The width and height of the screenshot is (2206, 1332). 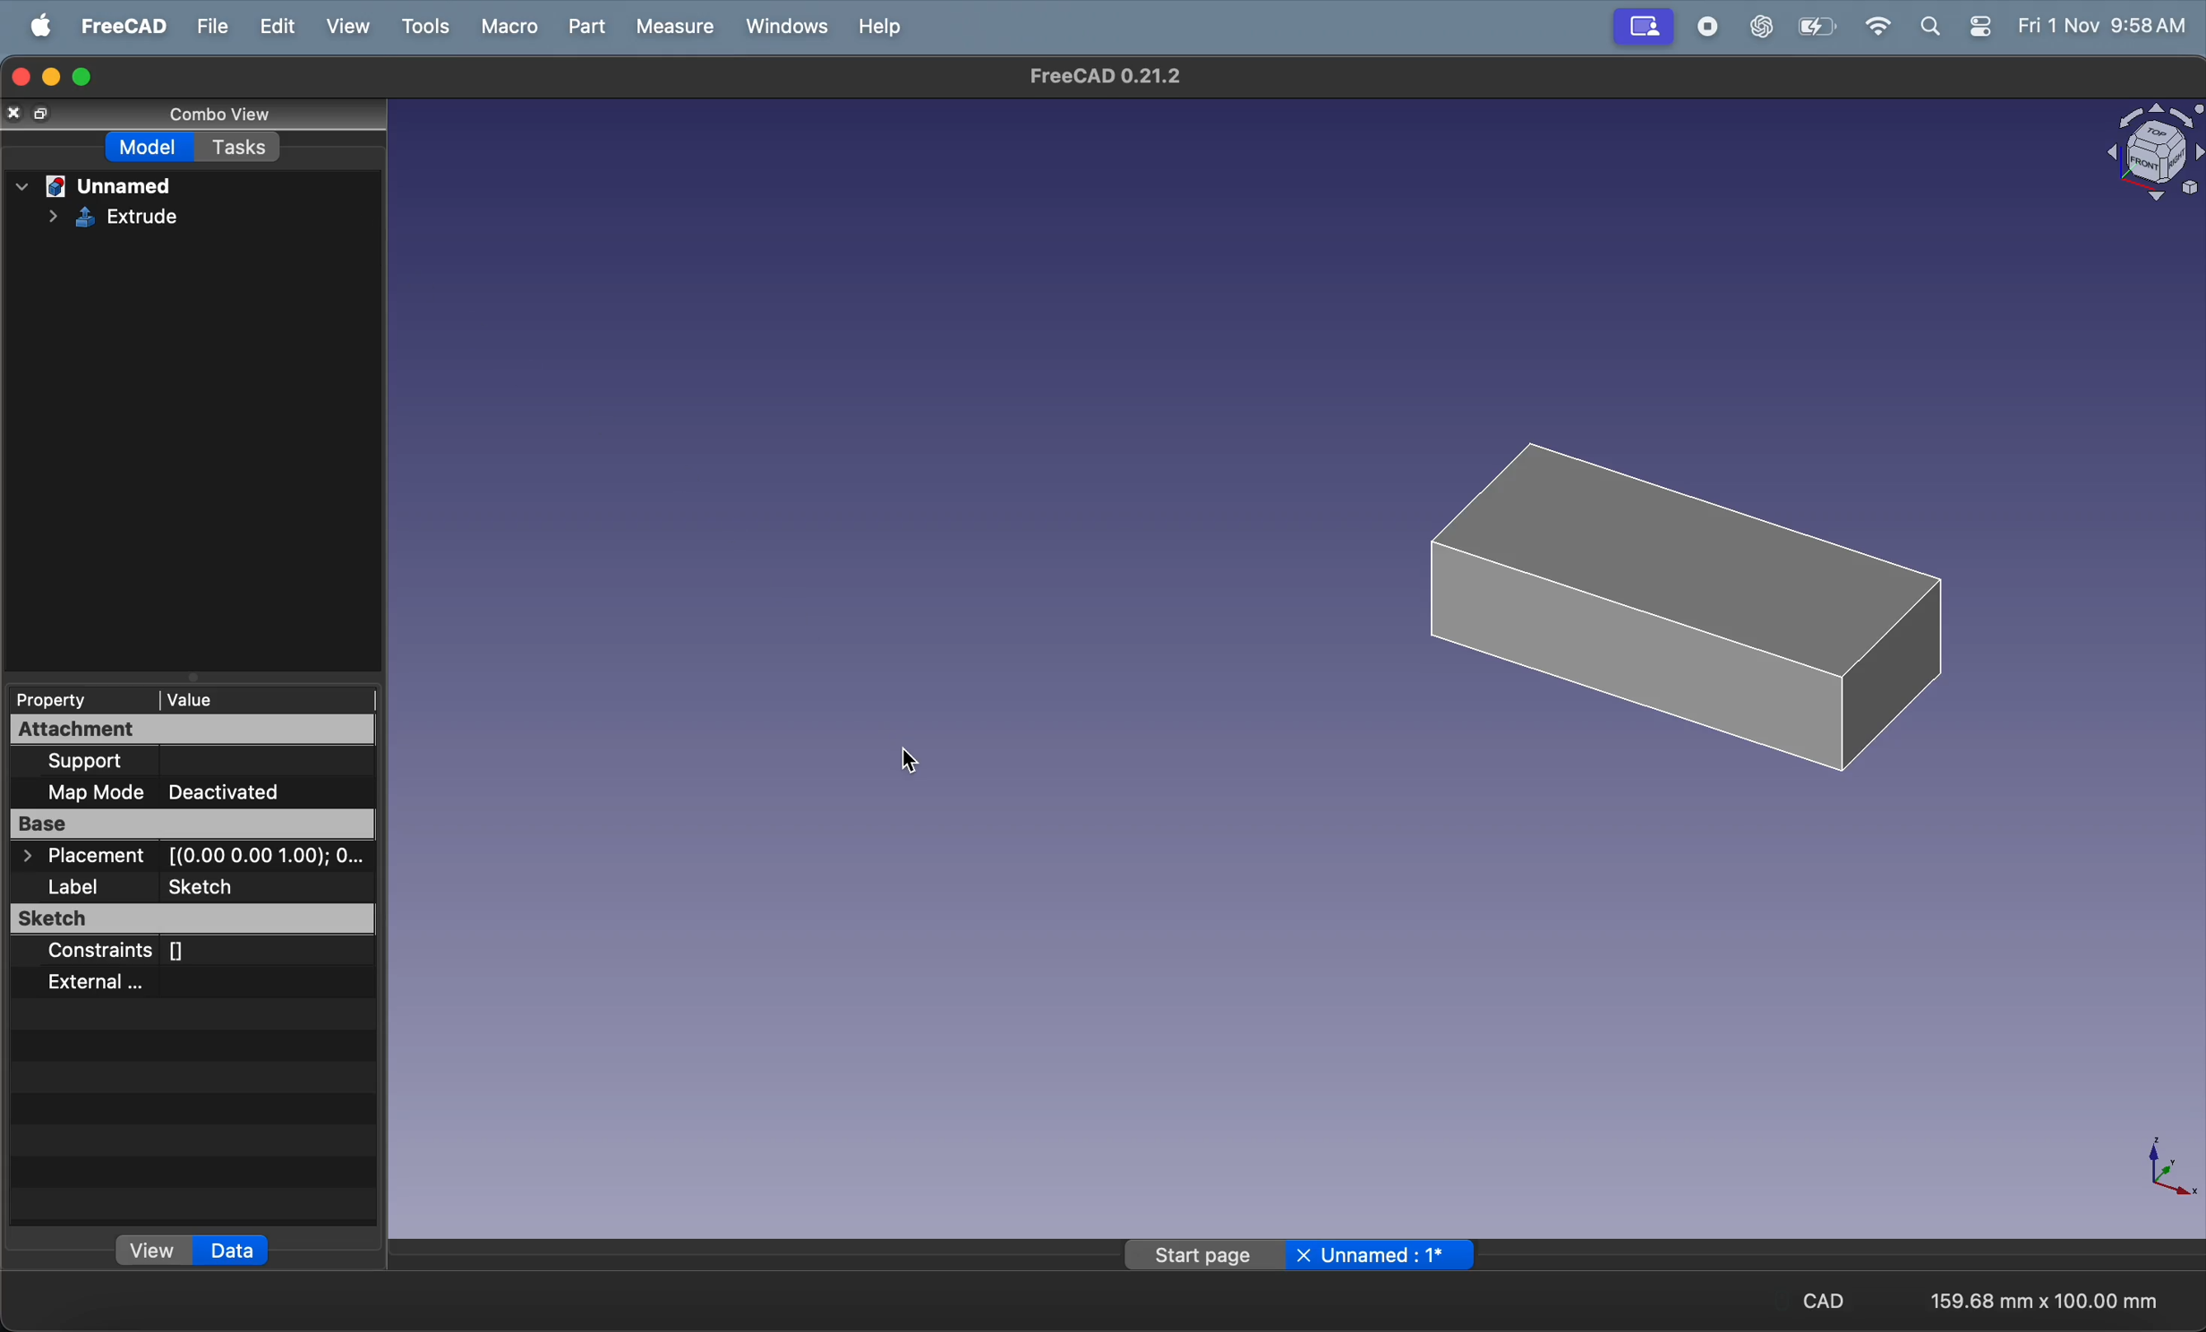 What do you see at coordinates (73, 700) in the screenshot?
I see `property` at bounding box center [73, 700].